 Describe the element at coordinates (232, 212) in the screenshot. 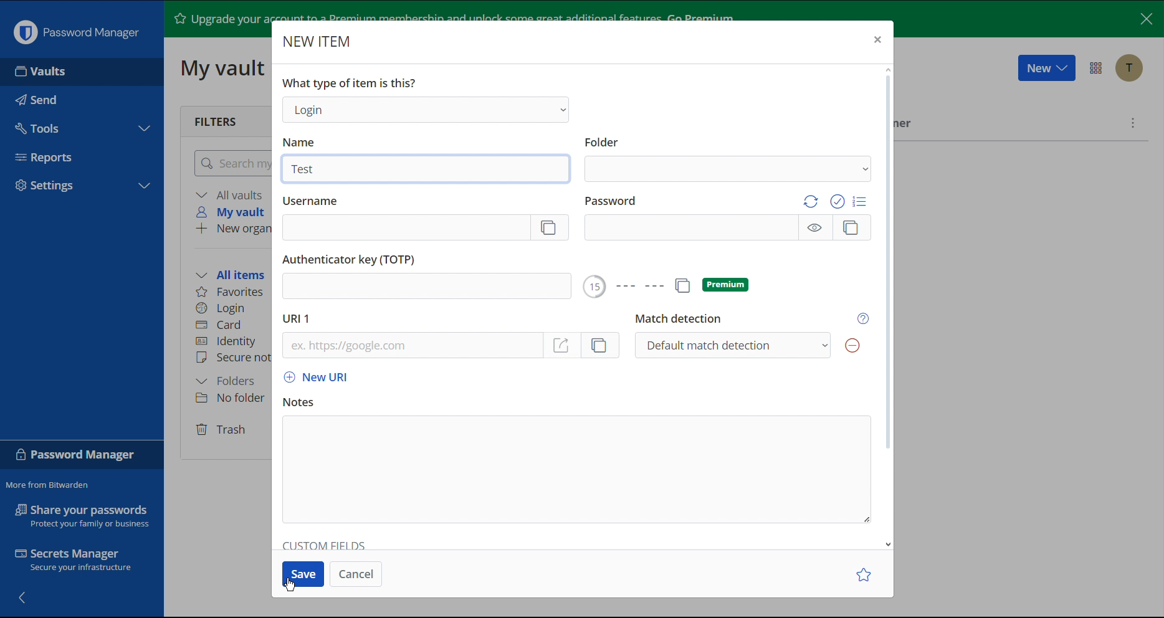

I see `My vault` at that location.